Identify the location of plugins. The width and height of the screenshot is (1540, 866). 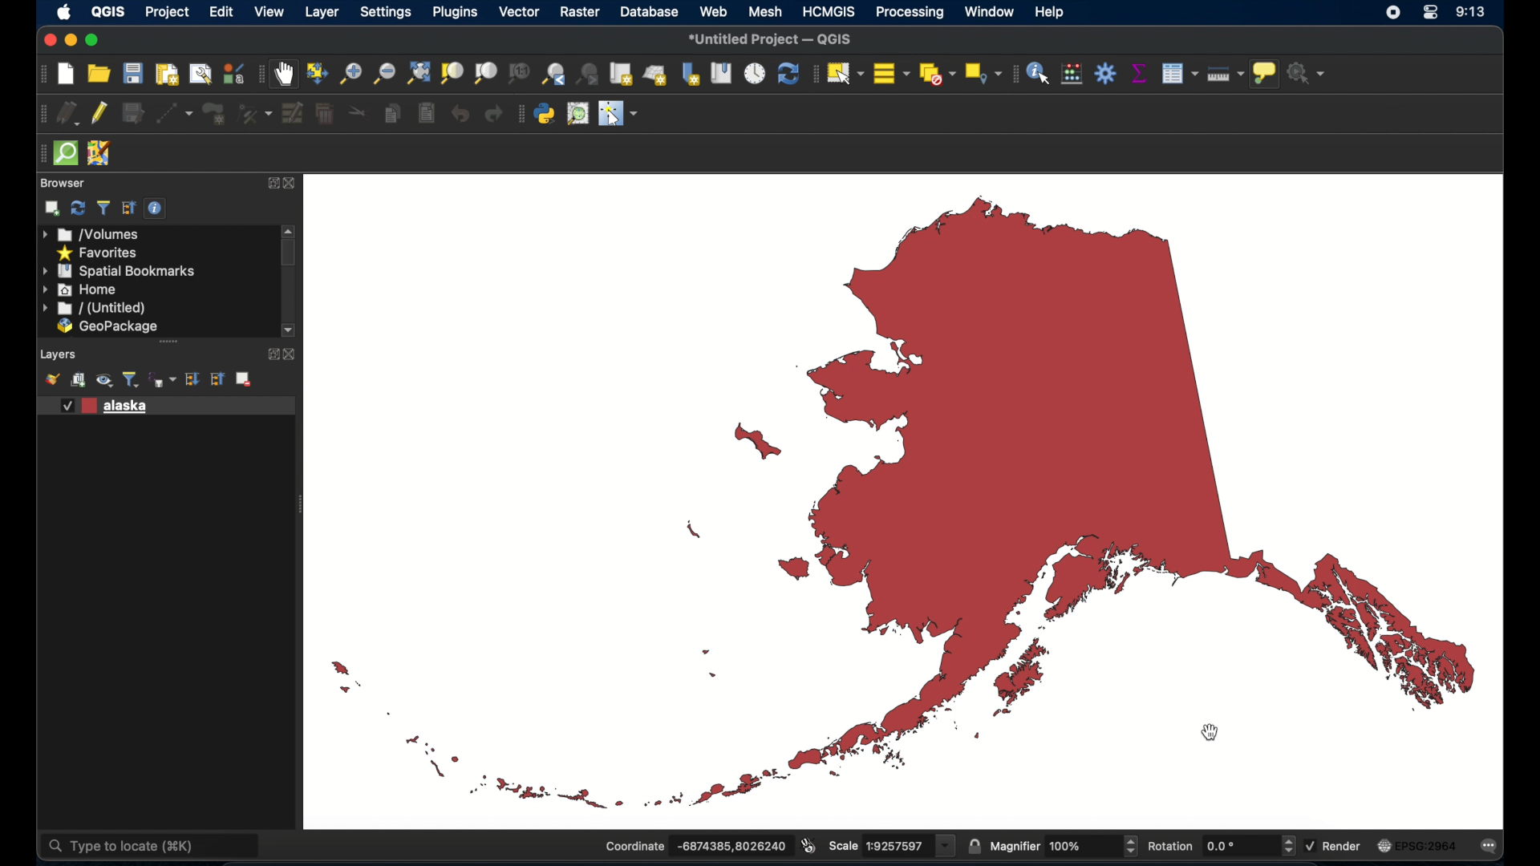
(455, 11).